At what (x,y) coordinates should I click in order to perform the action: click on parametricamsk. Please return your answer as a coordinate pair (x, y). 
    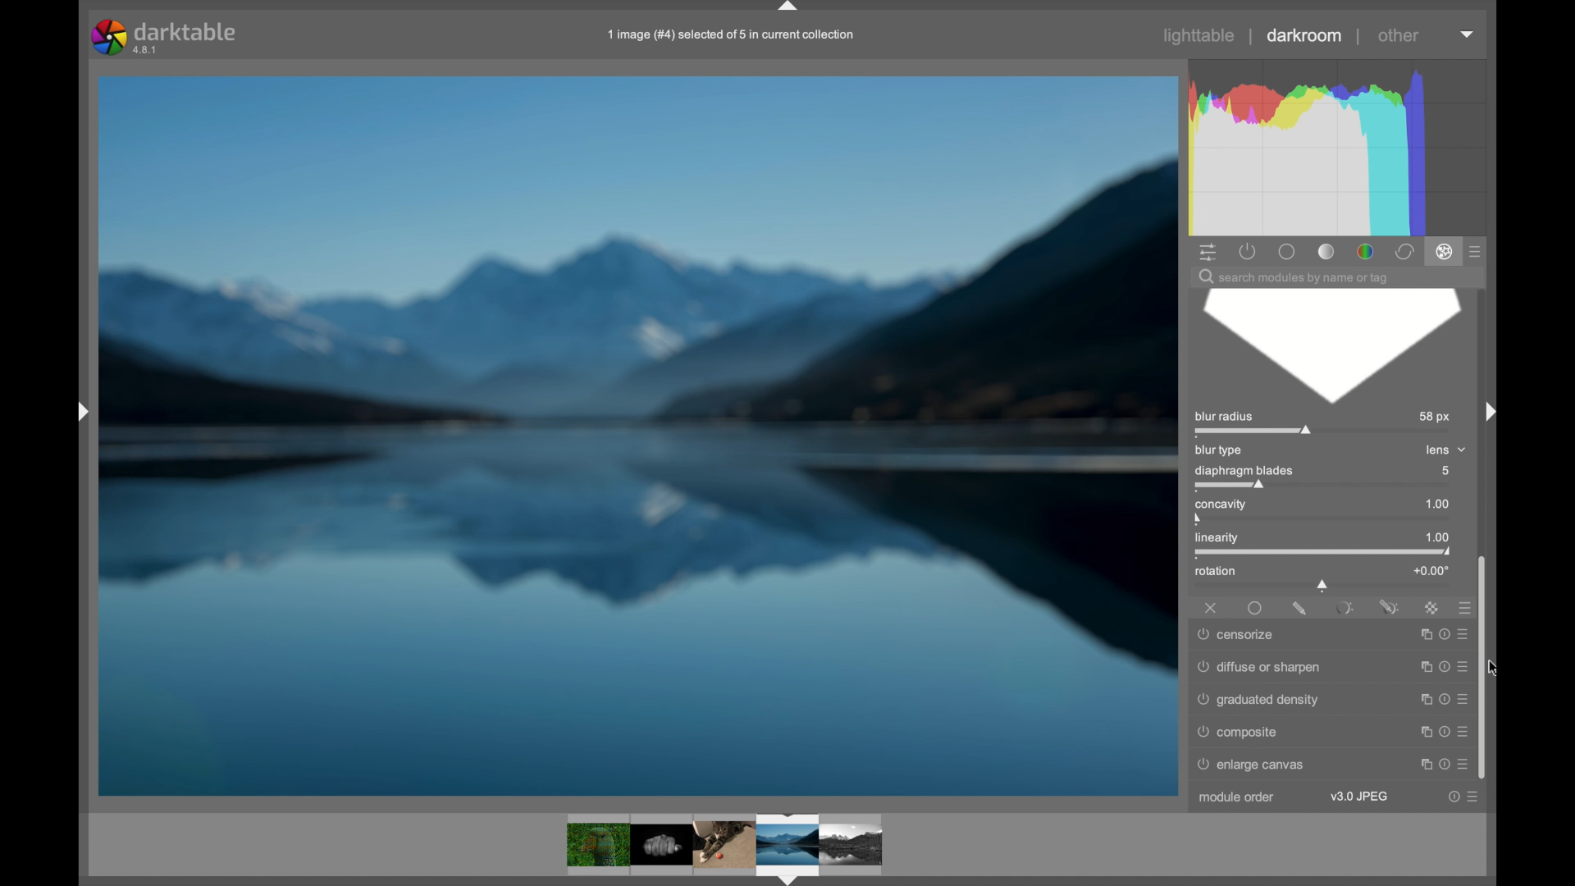
    Looking at the image, I should click on (1343, 608).